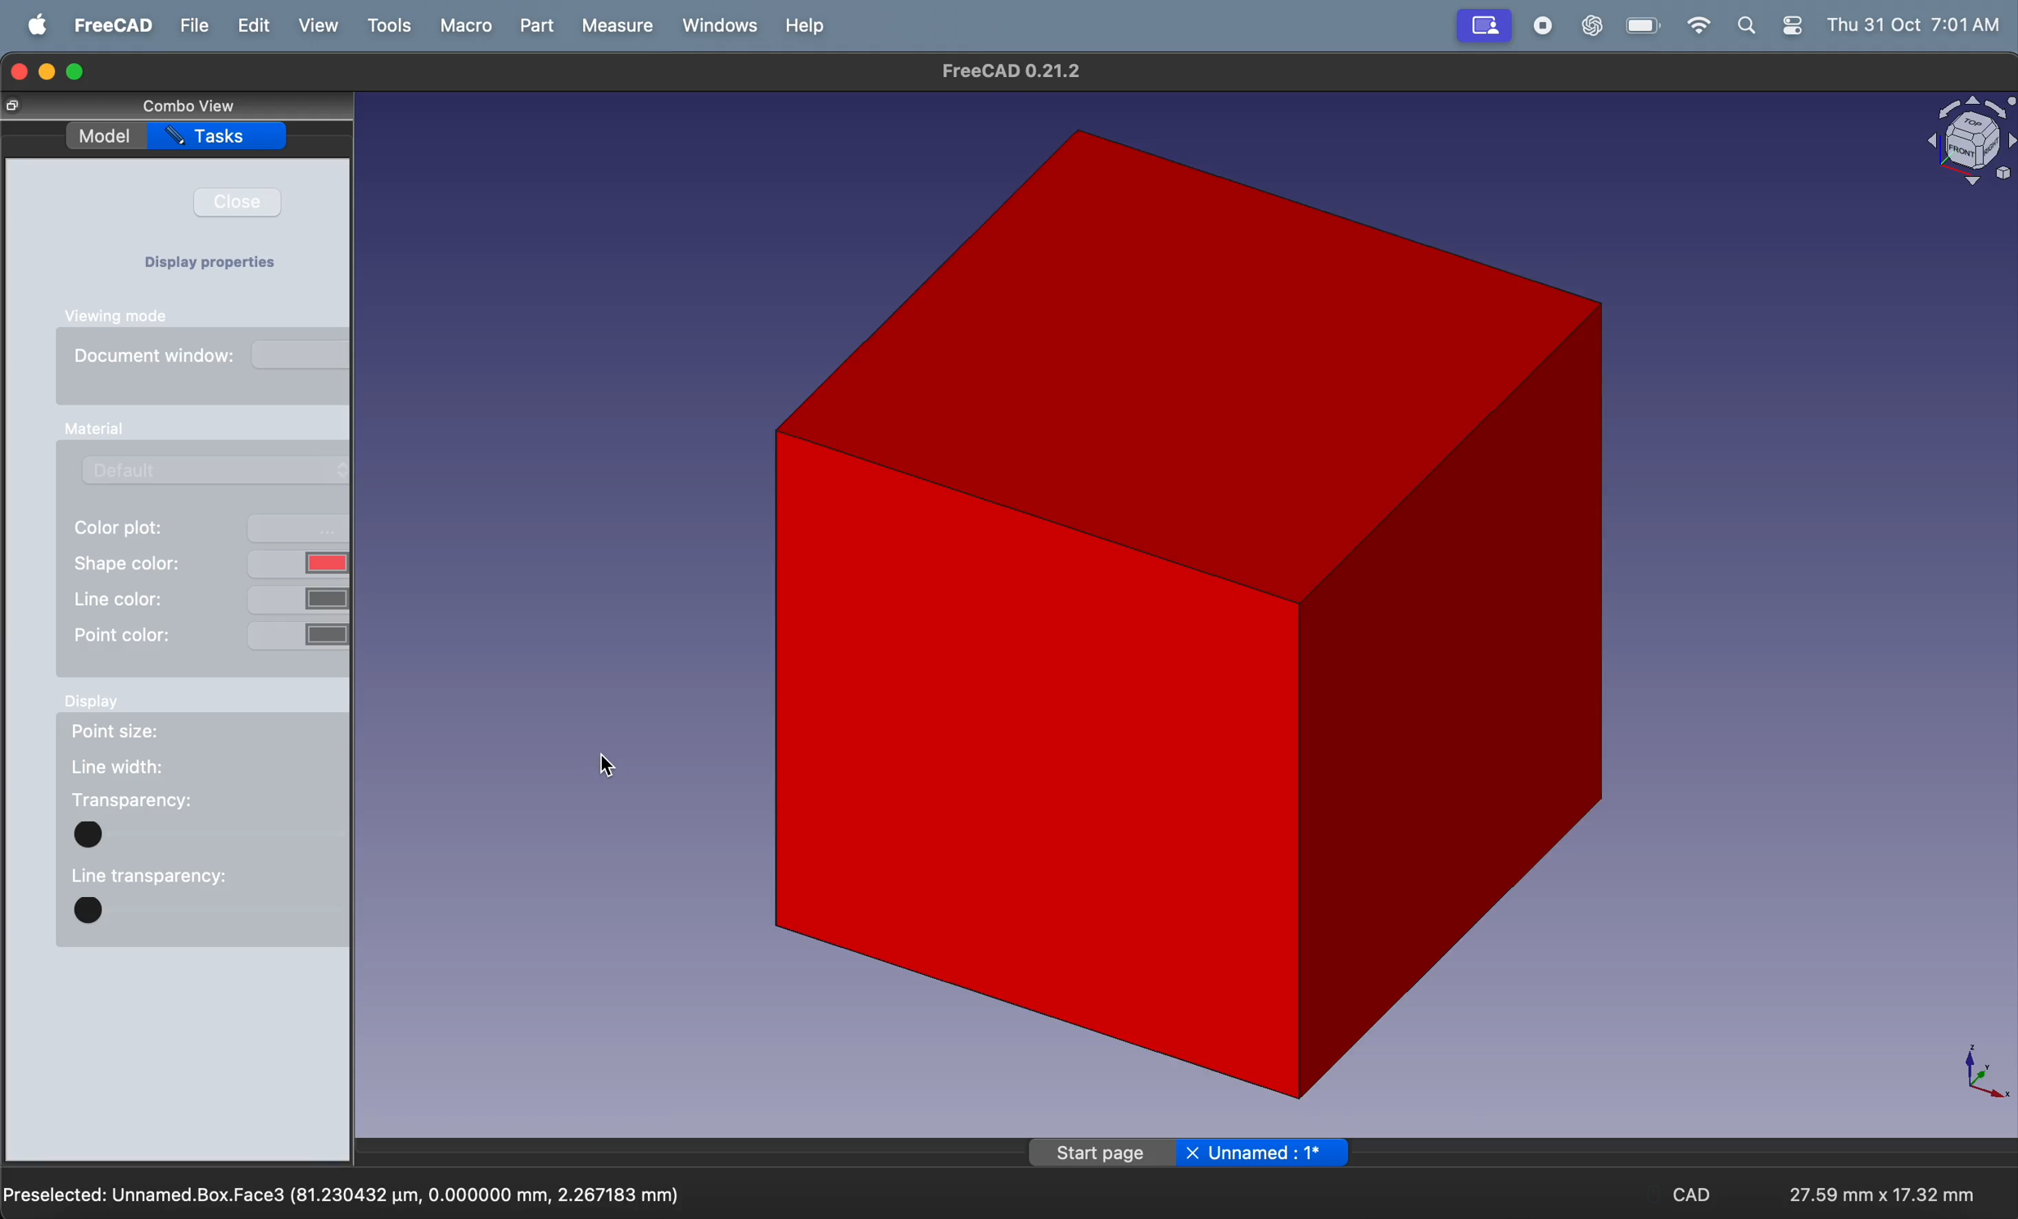 This screenshot has height=1219, width=2018. Describe the element at coordinates (209, 597) in the screenshot. I see `line color` at that location.